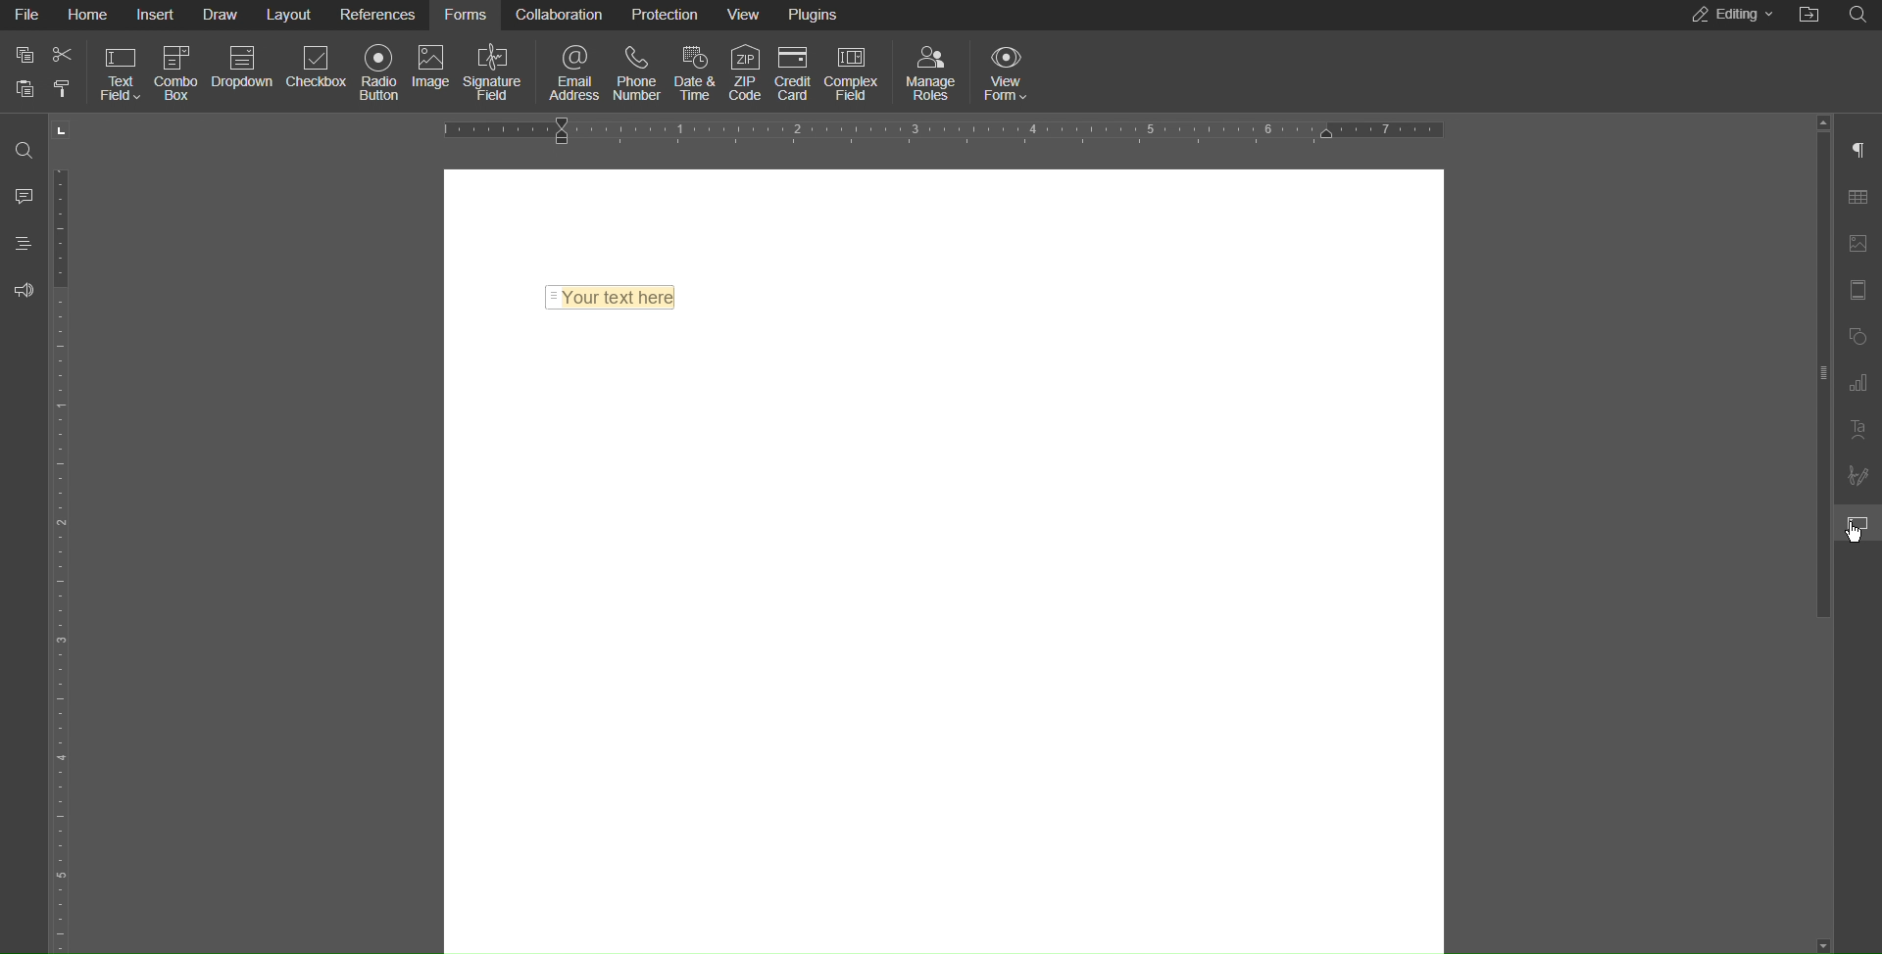 This screenshot has height=954, width=1882. I want to click on Cursor at Field Settings, so click(1853, 533).